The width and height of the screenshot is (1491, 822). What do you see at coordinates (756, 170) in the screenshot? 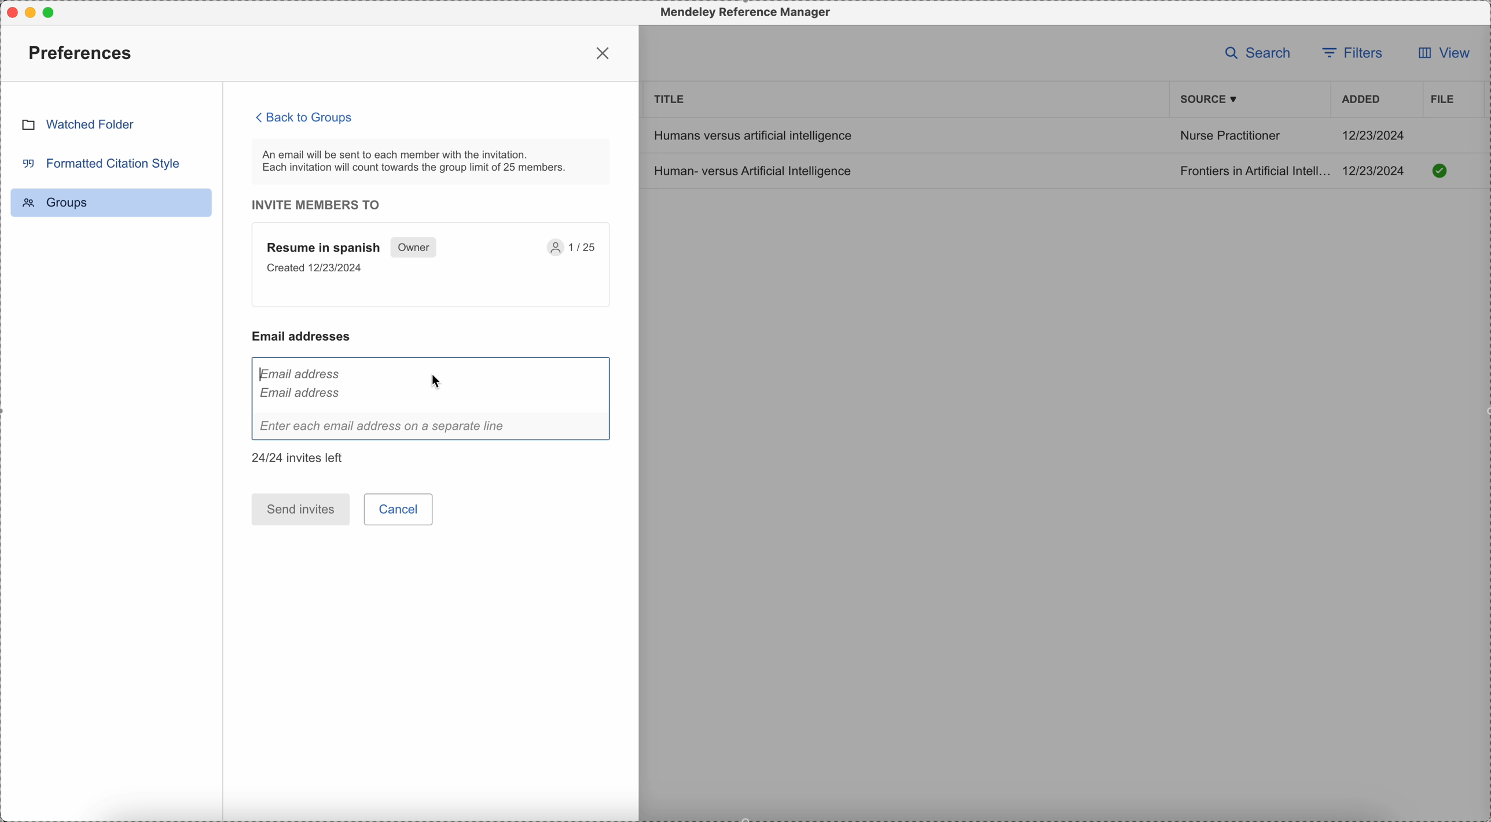
I see `Human- versus Artificial Intelligence` at bounding box center [756, 170].